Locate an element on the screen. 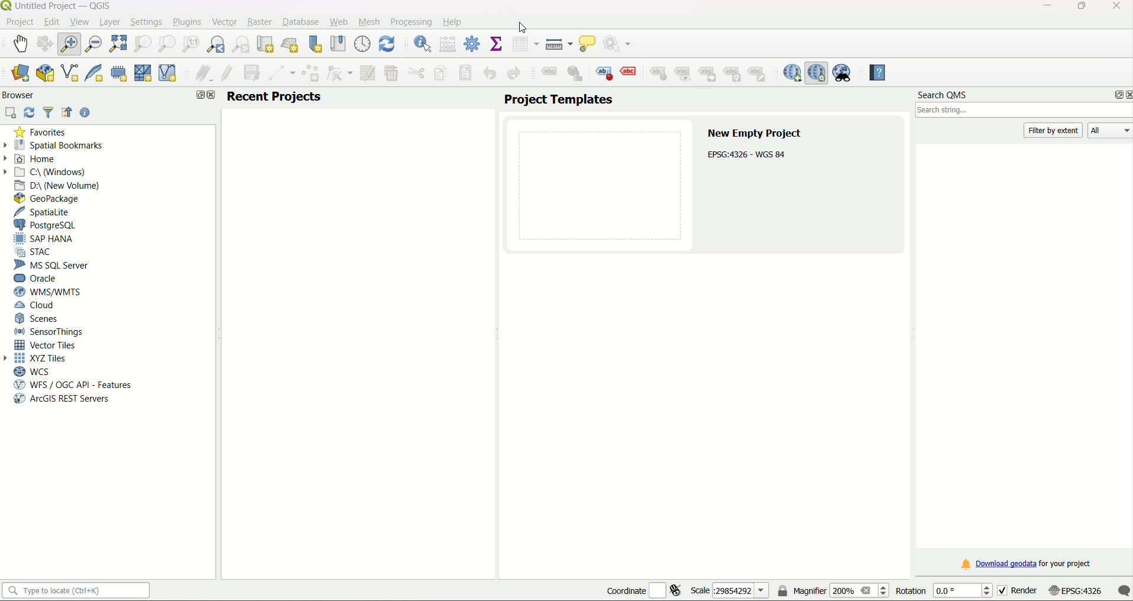  zoom out is located at coordinates (95, 43).